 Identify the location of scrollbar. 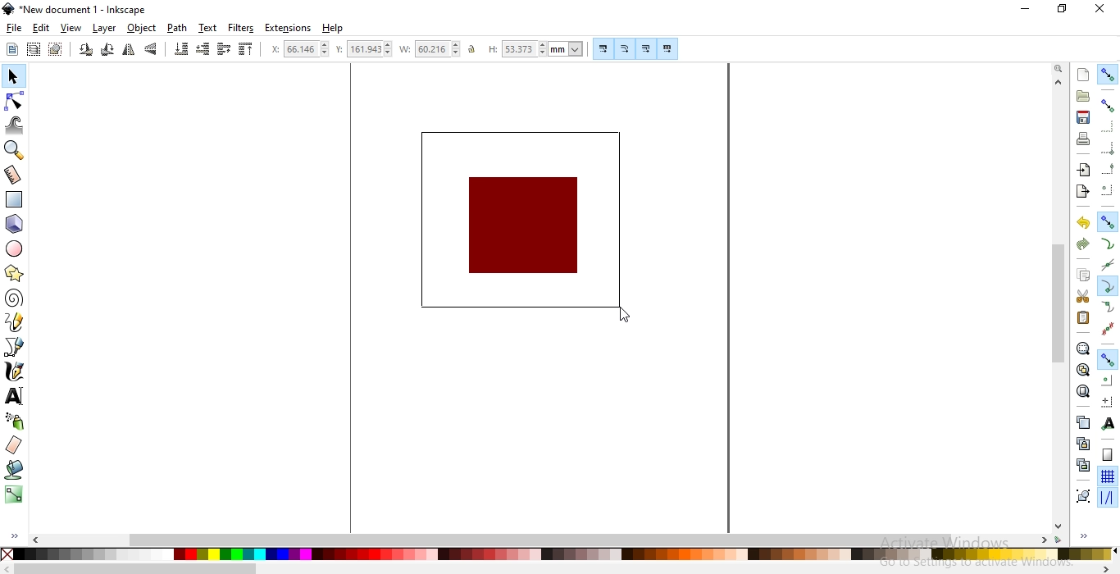
(1059, 302).